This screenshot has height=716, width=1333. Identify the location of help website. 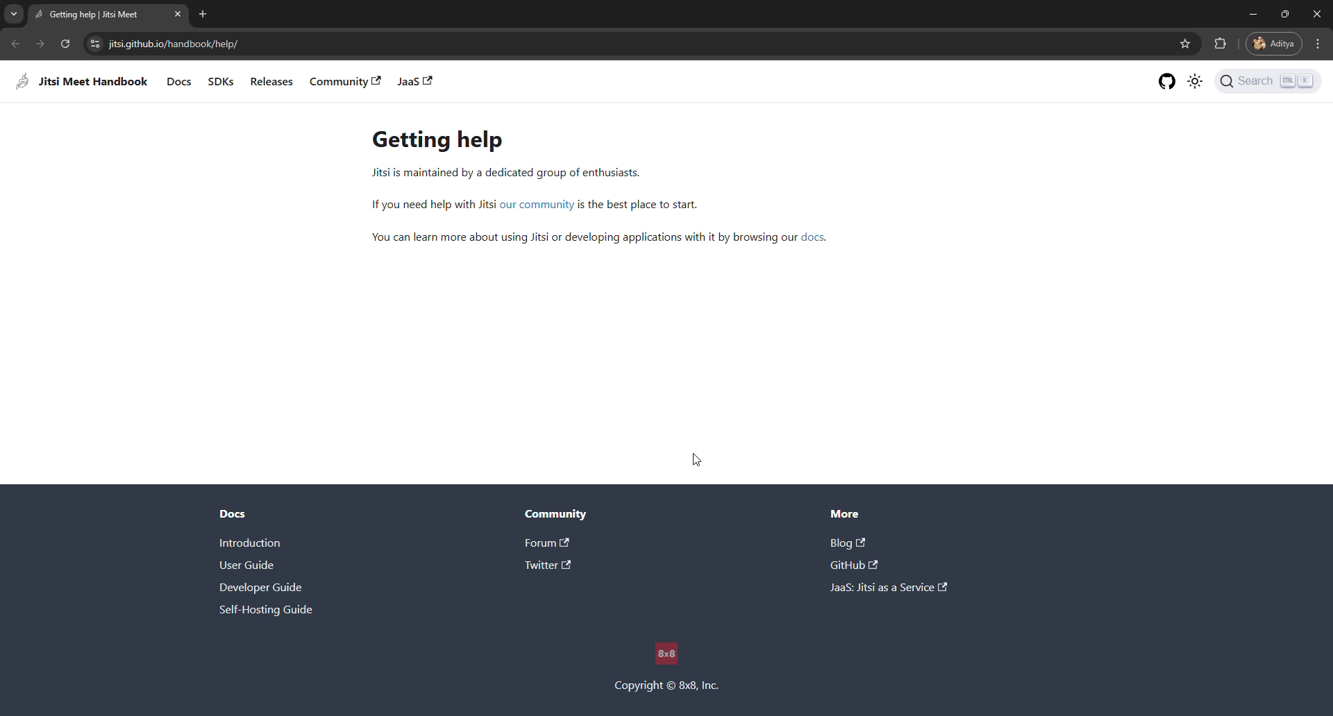
(170, 44).